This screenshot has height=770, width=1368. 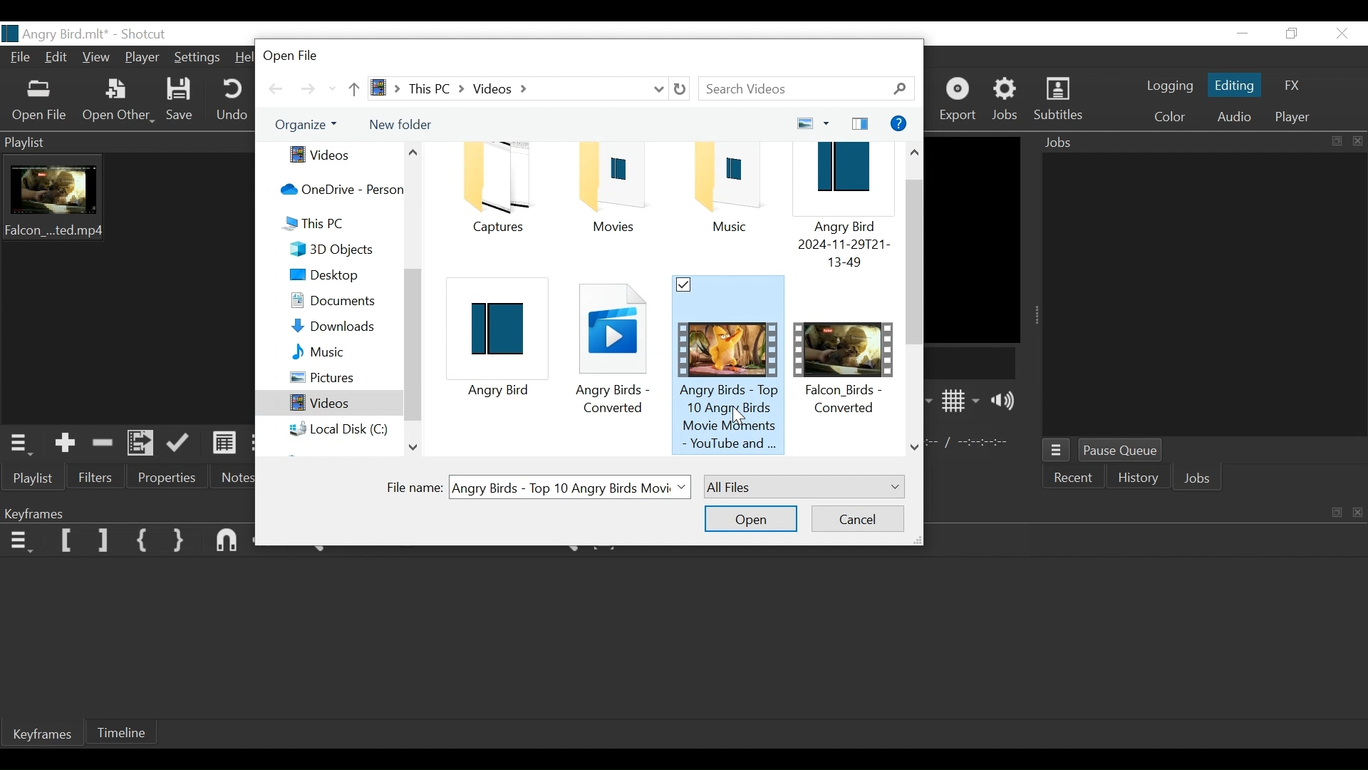 What do you see at coordinates (181, 99) in the screenshot?
I see `Save` at bounding box center [181, 99].